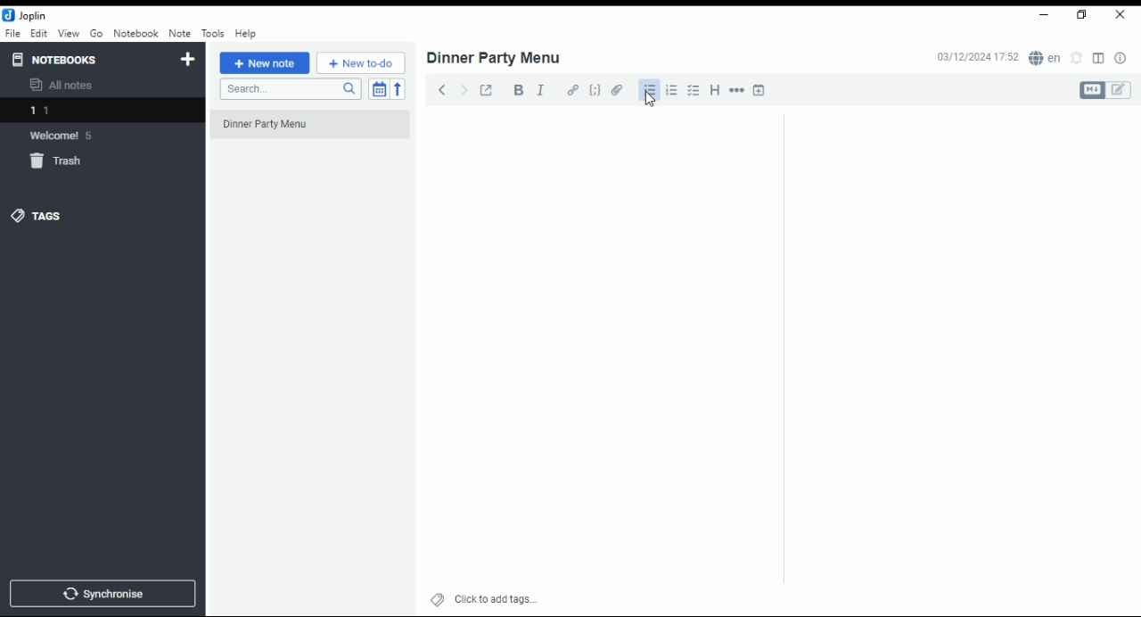 This screenshot has height=617, width=1141. Describe the element at coordinates (1044, 58) in the screenshot. I see `spell check` at that location.